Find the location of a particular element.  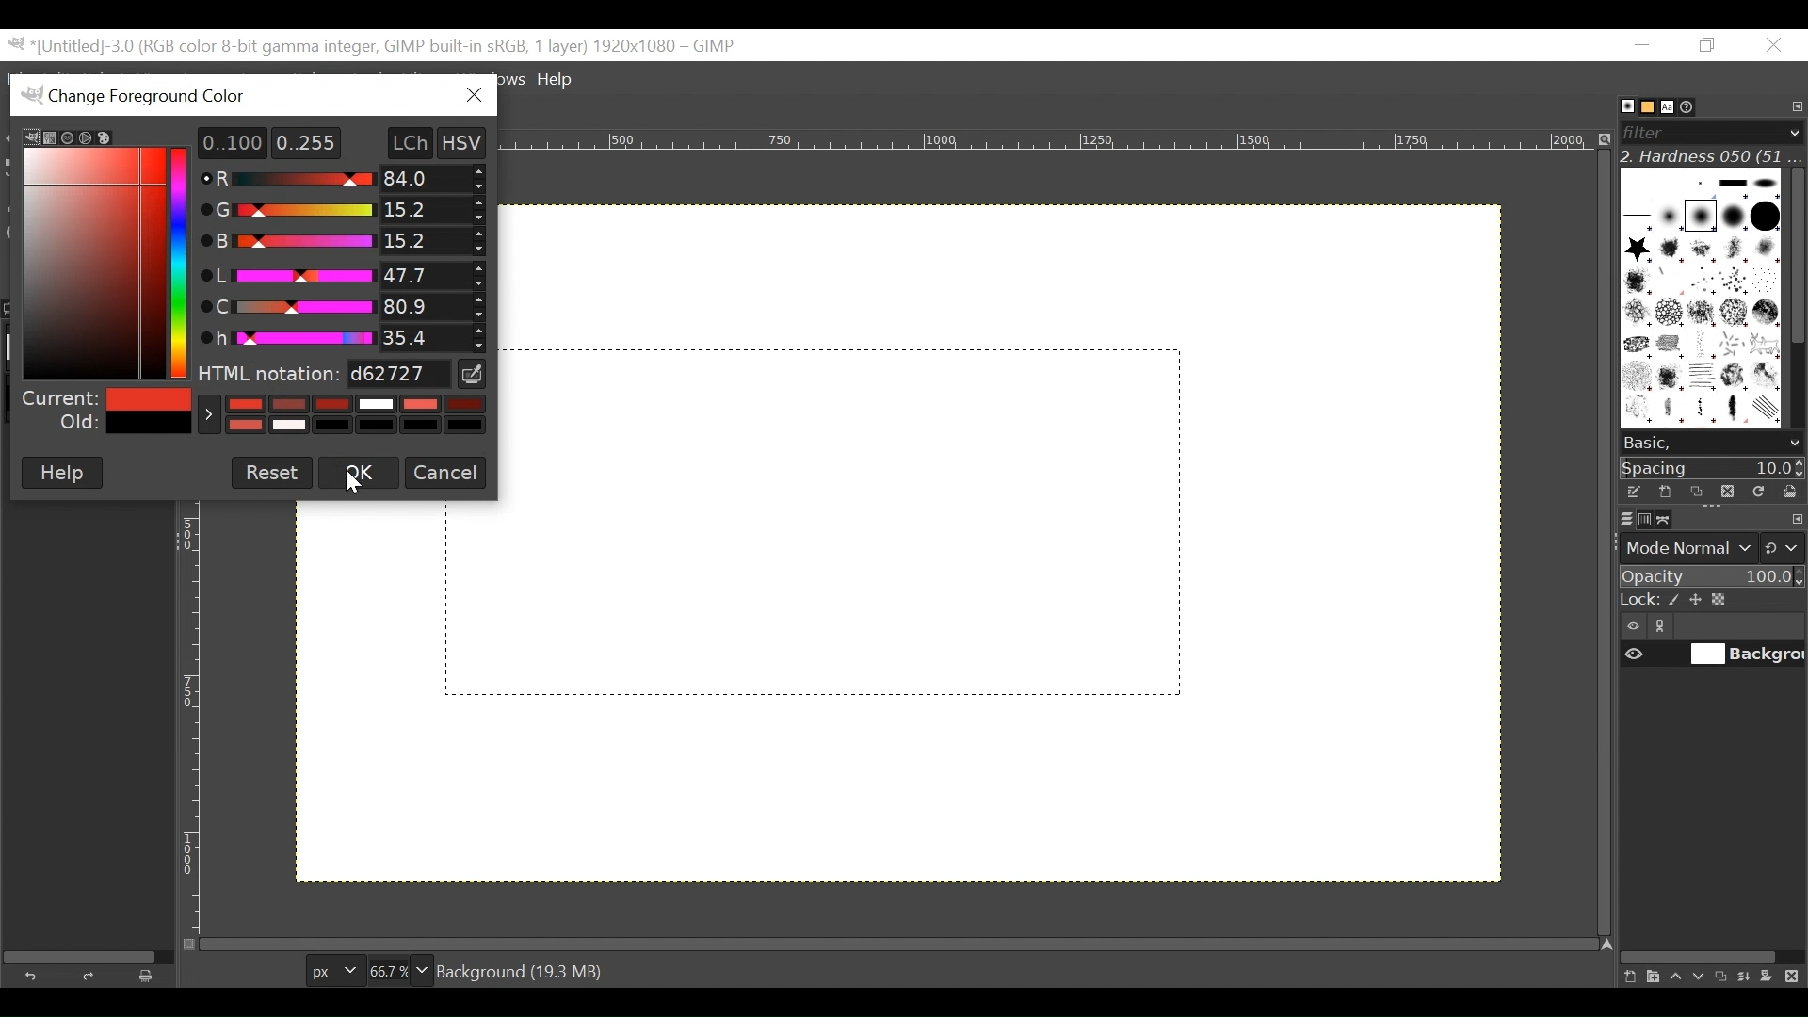

Help is located at coordinates (61, 473).